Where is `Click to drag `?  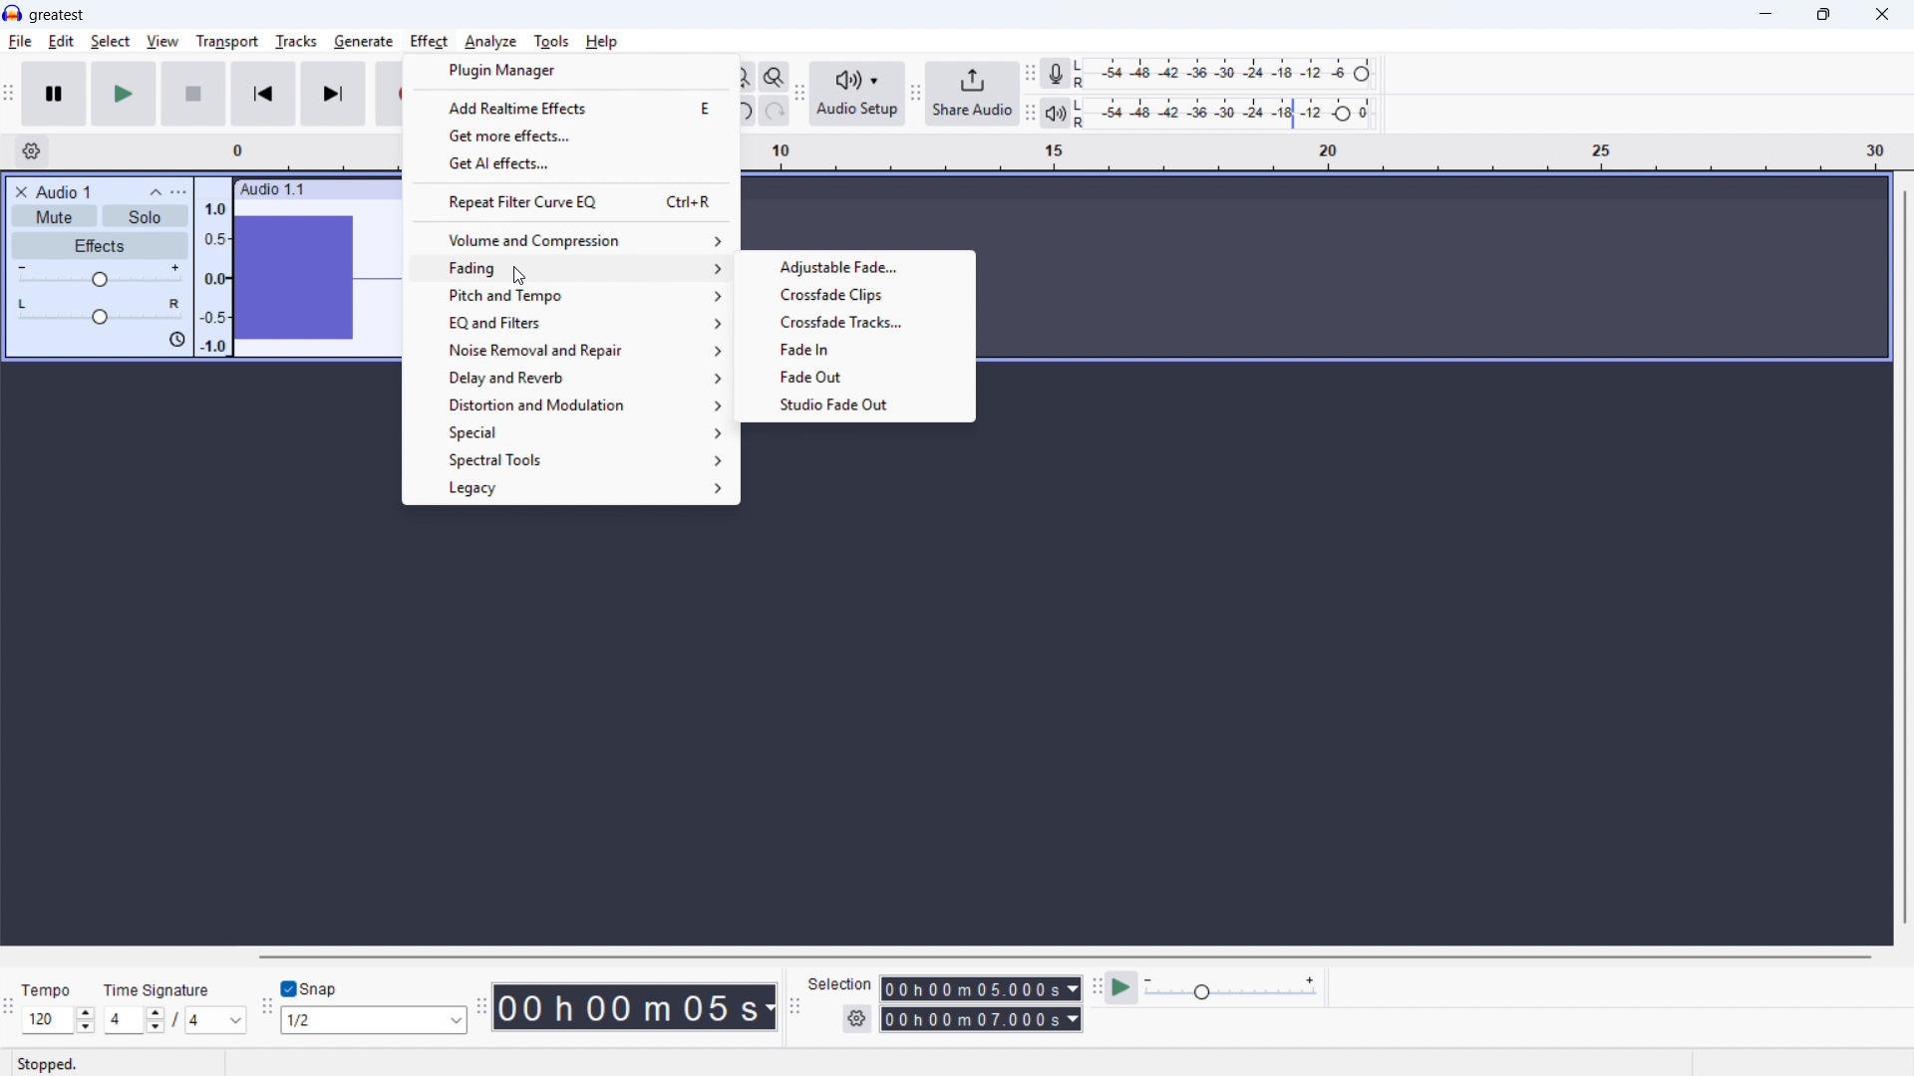
Click to drag  is located at coordinates (355, 188).